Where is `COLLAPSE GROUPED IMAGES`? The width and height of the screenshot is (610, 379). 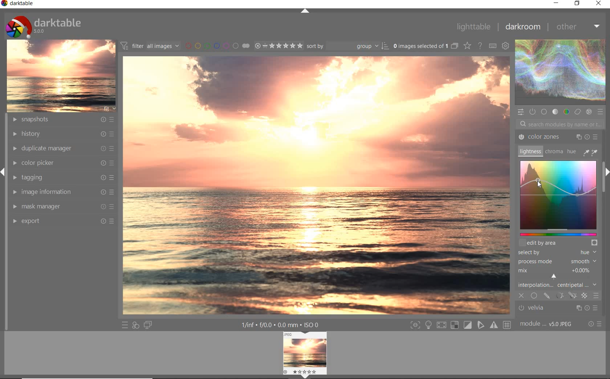
COLLAPSE GROUPED IMAGES is located at coordinates (454, 45).